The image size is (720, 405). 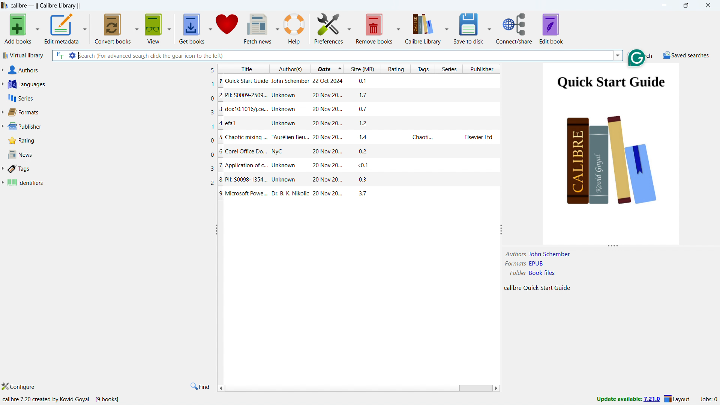 What do you see at coordinates (111, 169) in the screenshot?
I see `tags` at bounding box center [111, 169].